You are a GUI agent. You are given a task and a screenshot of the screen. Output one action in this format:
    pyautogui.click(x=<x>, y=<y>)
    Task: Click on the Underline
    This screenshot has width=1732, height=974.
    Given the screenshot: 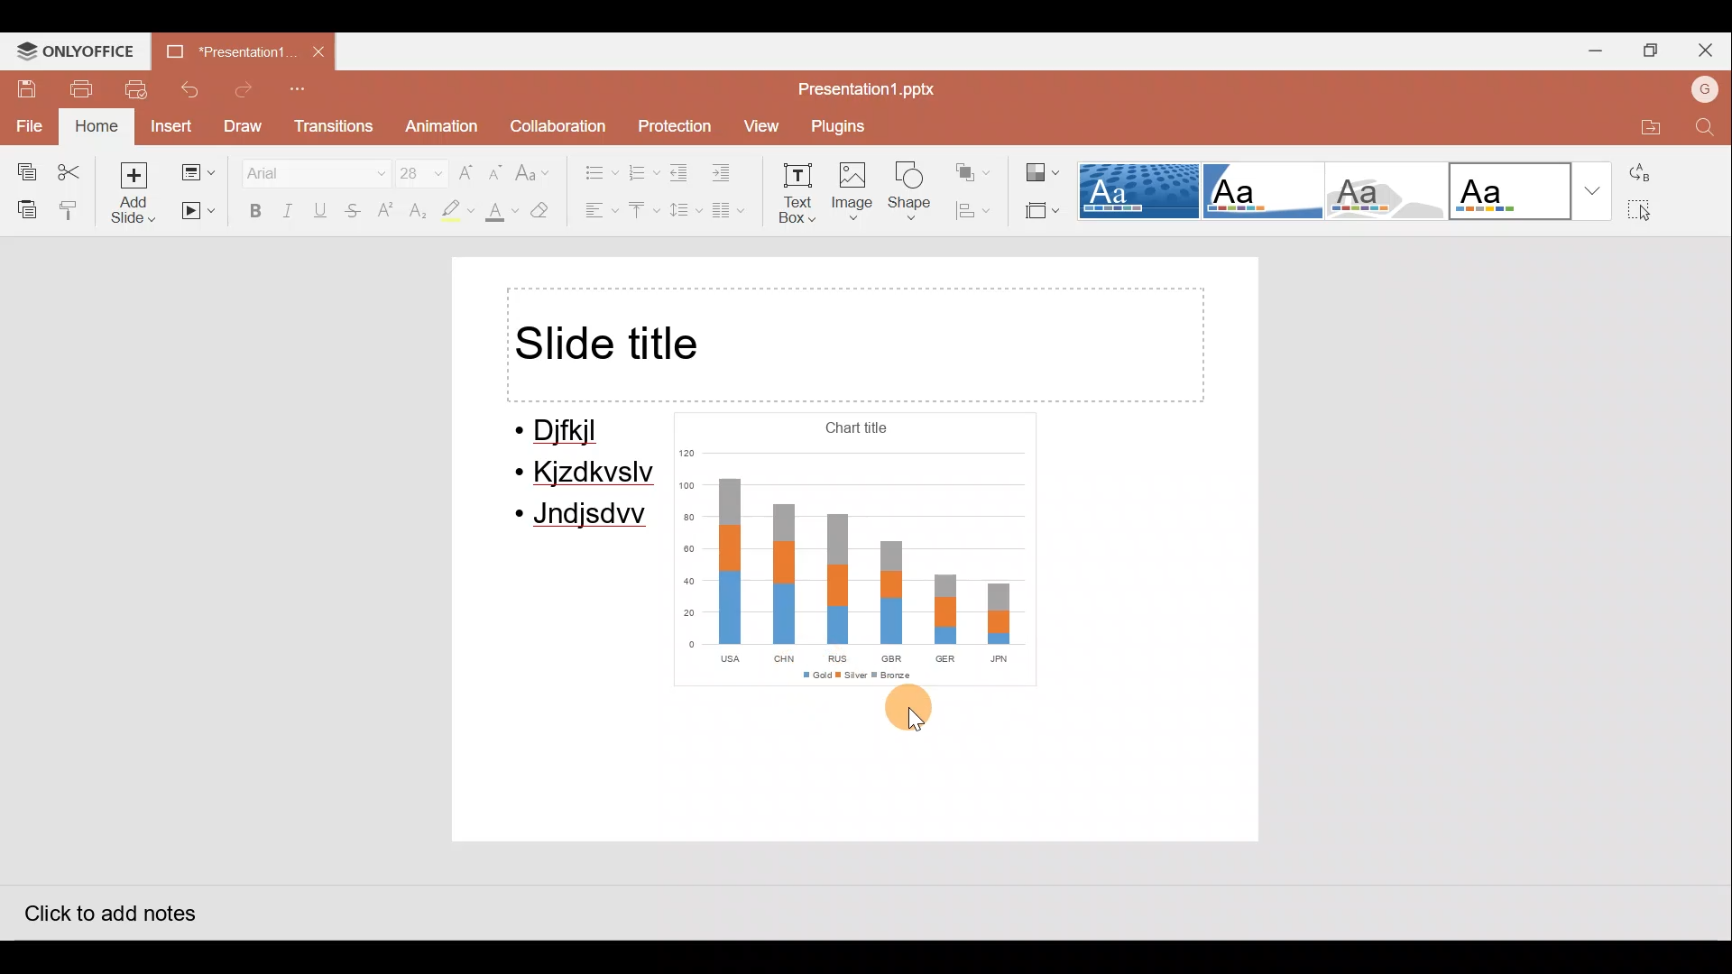 What is the action you would take?
    pyautogui.click(x=324, y=210)
    